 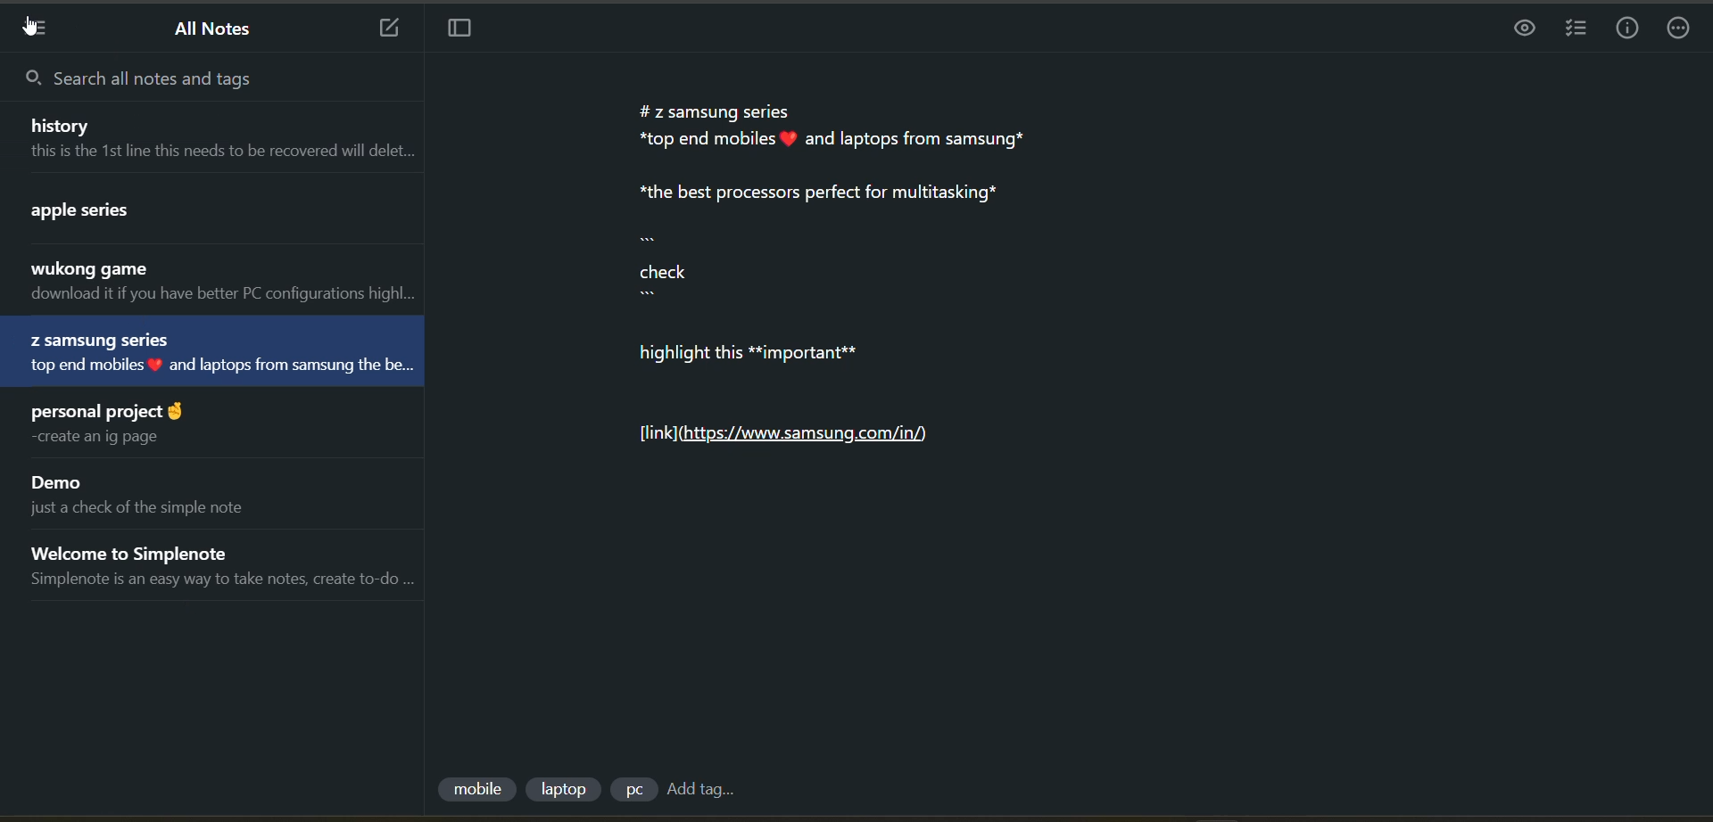 I want to click on preview, so click(x=1519, y=32).